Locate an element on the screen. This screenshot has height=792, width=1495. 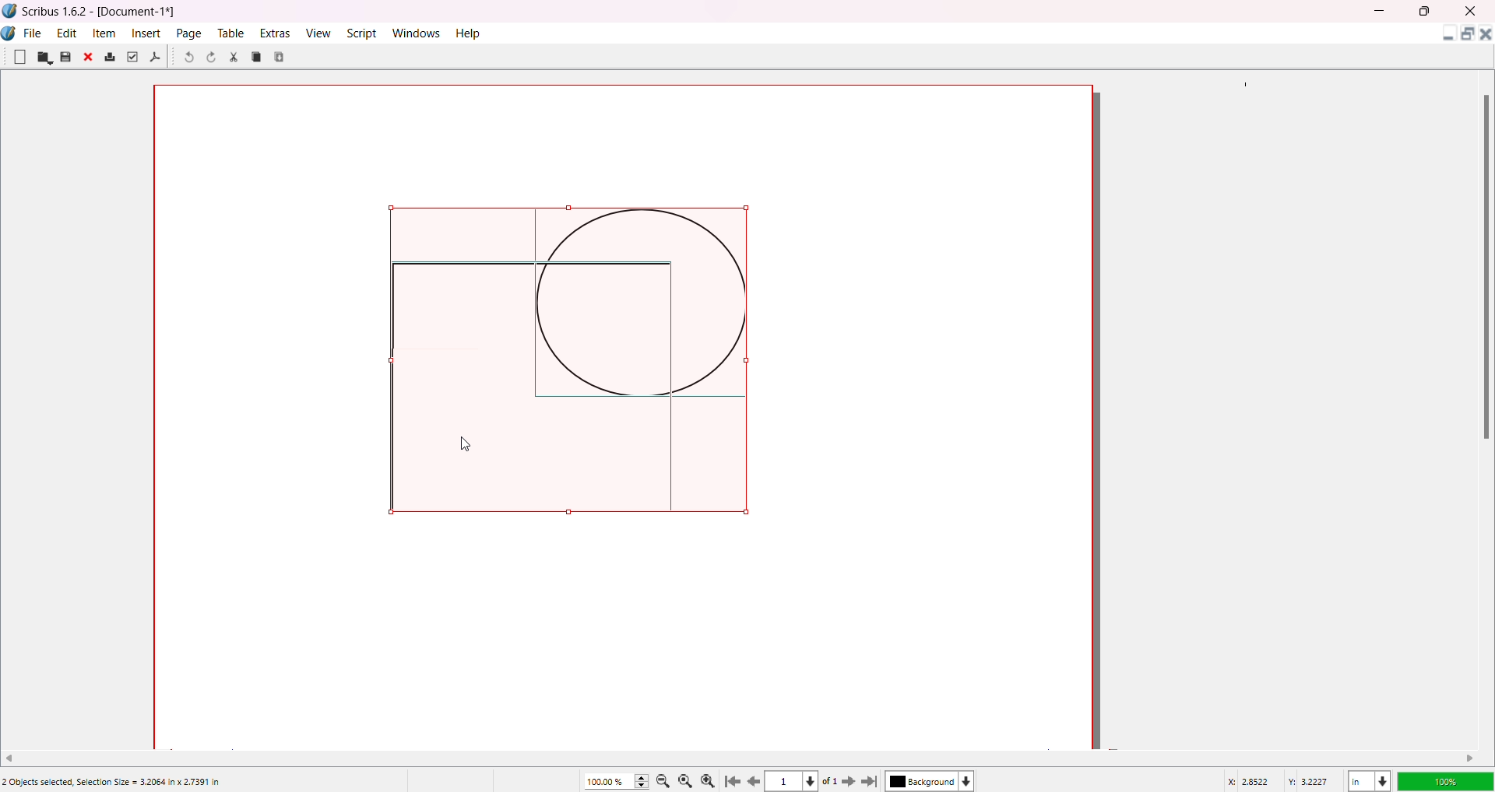
File is located at coordinates (33, 31).